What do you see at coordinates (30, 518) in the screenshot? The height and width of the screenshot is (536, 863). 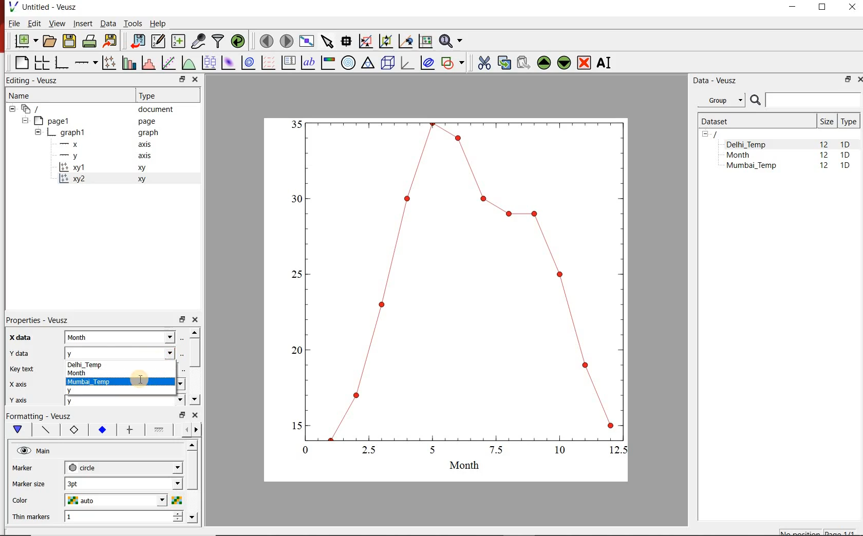 I see `Thin markers` at bounding box center [30, 518].